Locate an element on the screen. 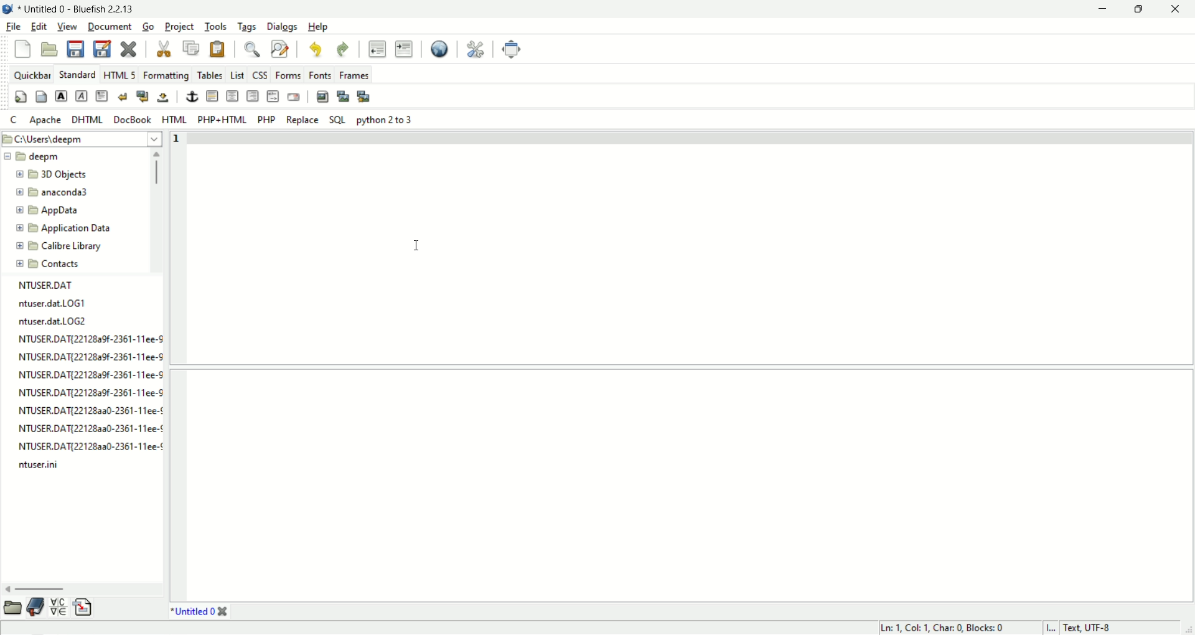 Image resolution: width=1195 pixels, height=635 pixels. file list is located at coordinates (85, 377).